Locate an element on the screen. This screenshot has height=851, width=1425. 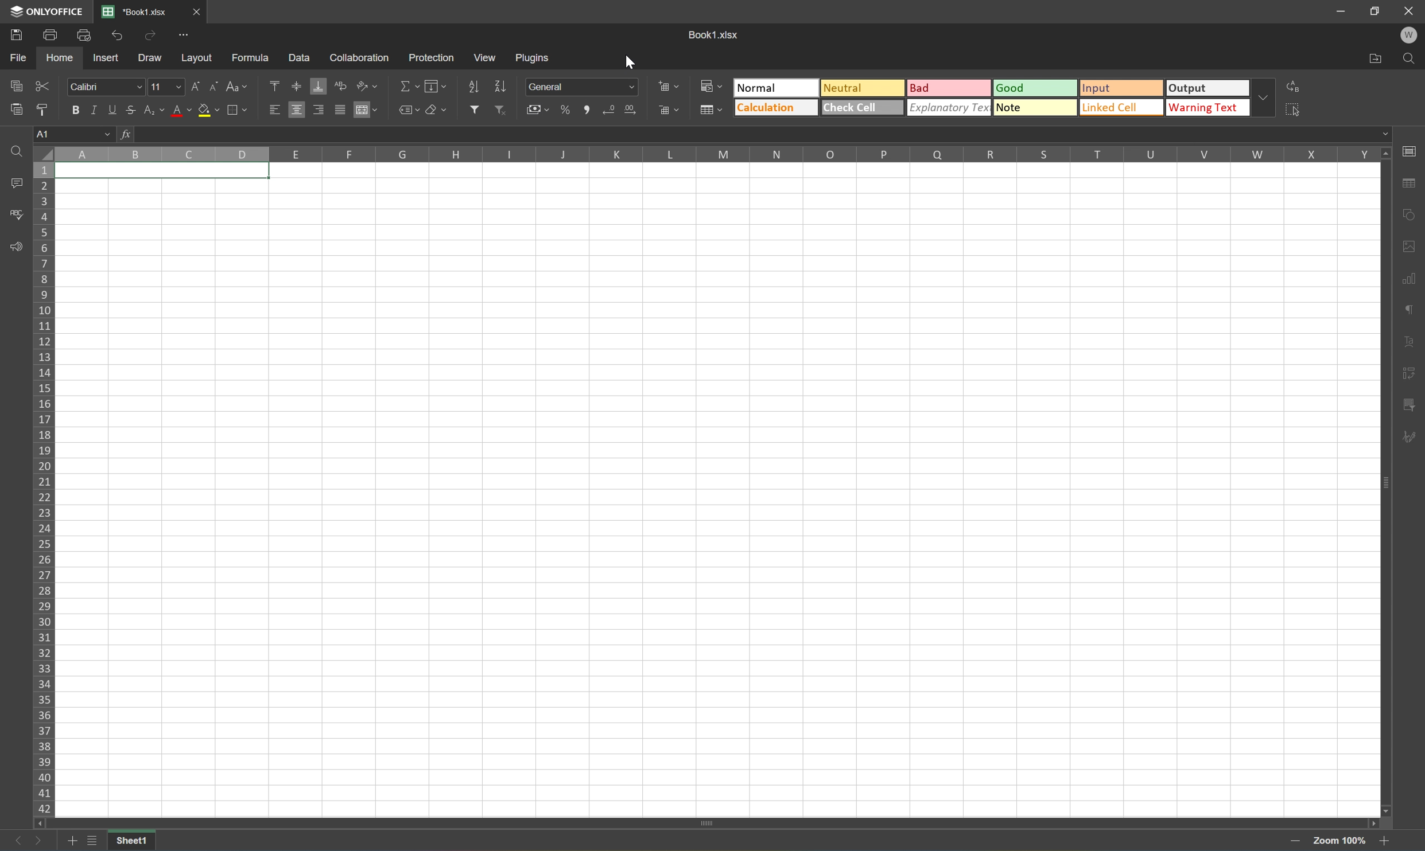
Font color is located at coordinates (181, 110).